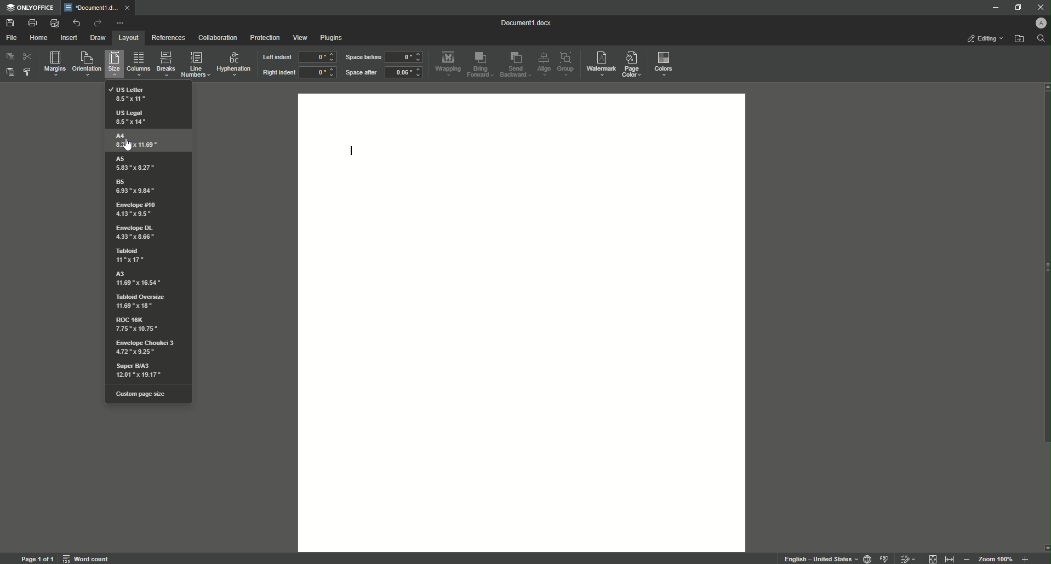  Describe the element at coordinates (12, 37) in the screenshot. I see `File` at that location.